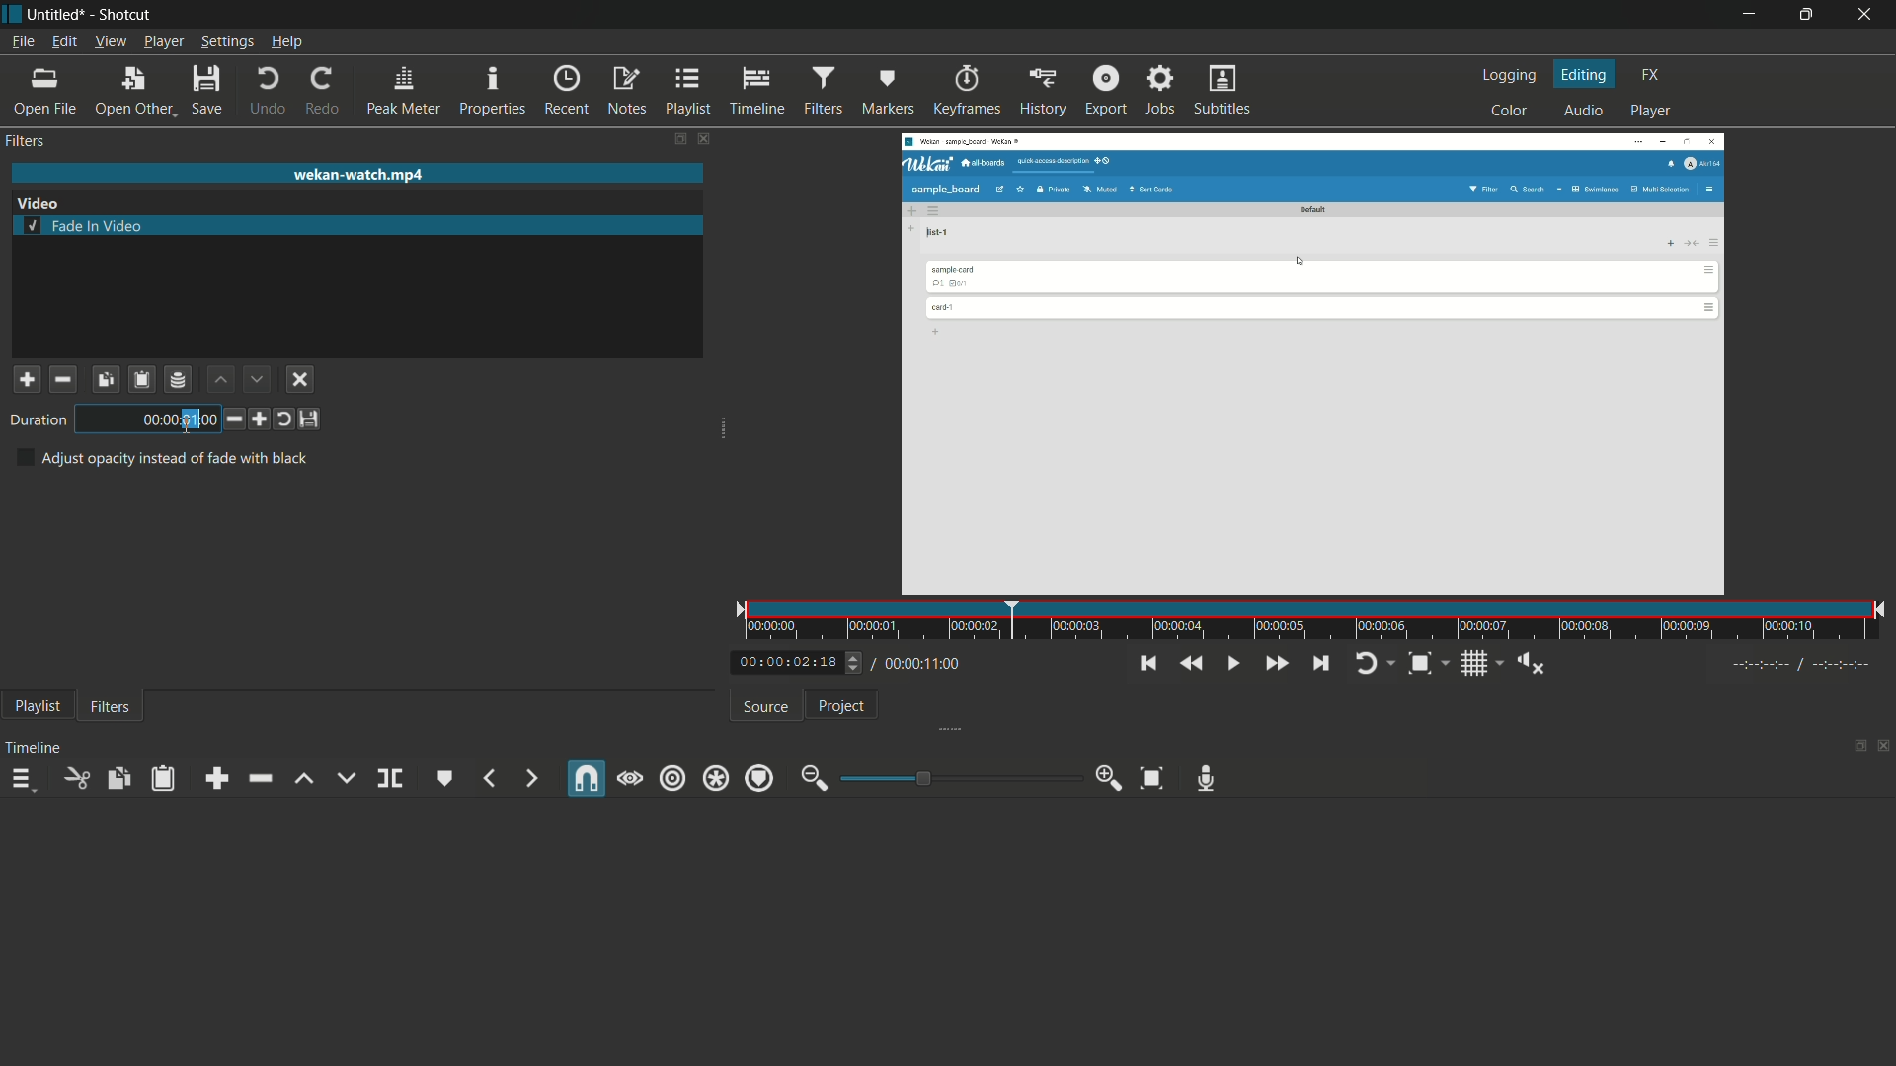 The image size is (1896, 1066). Describe the element at coordinates (756, 92) in the screenshot. I see `timeline` at that location.